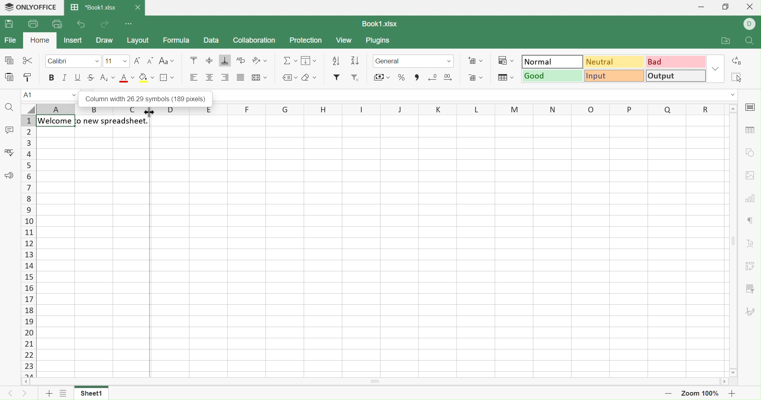 This screenshot has width=761, height=400. I want to click on Align Bottom, so click(224, 61).